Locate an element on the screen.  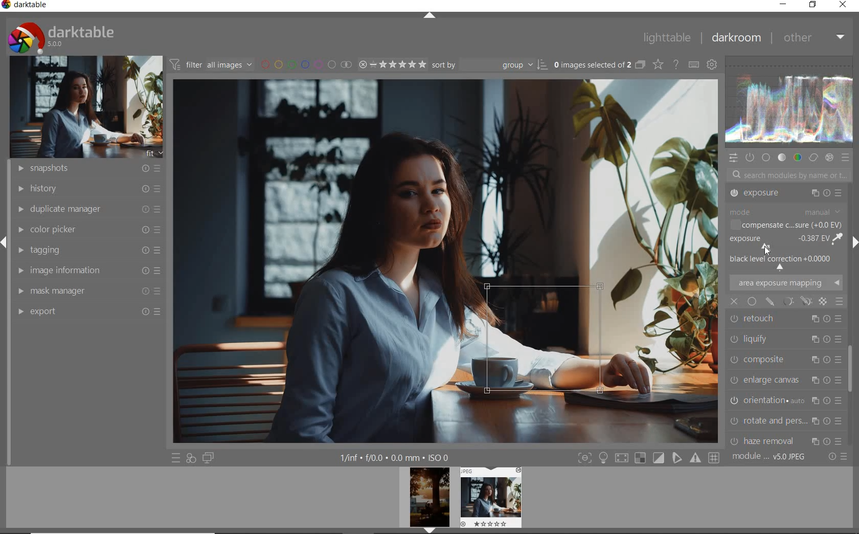
cursor position is located at coordinates (767, 249).